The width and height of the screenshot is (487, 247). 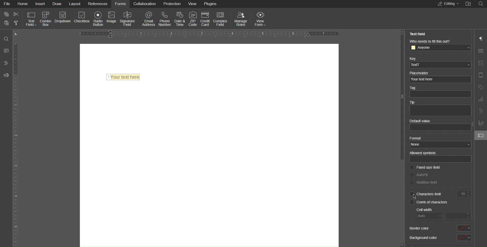 What do you see at coordinates (123, 76) in the screenshot?
I see `Text Field` at bounding box center [123, 76].